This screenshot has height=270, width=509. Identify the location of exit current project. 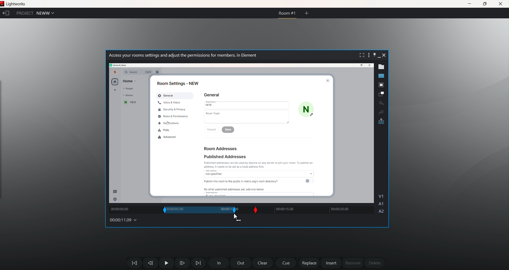
(6, 14).